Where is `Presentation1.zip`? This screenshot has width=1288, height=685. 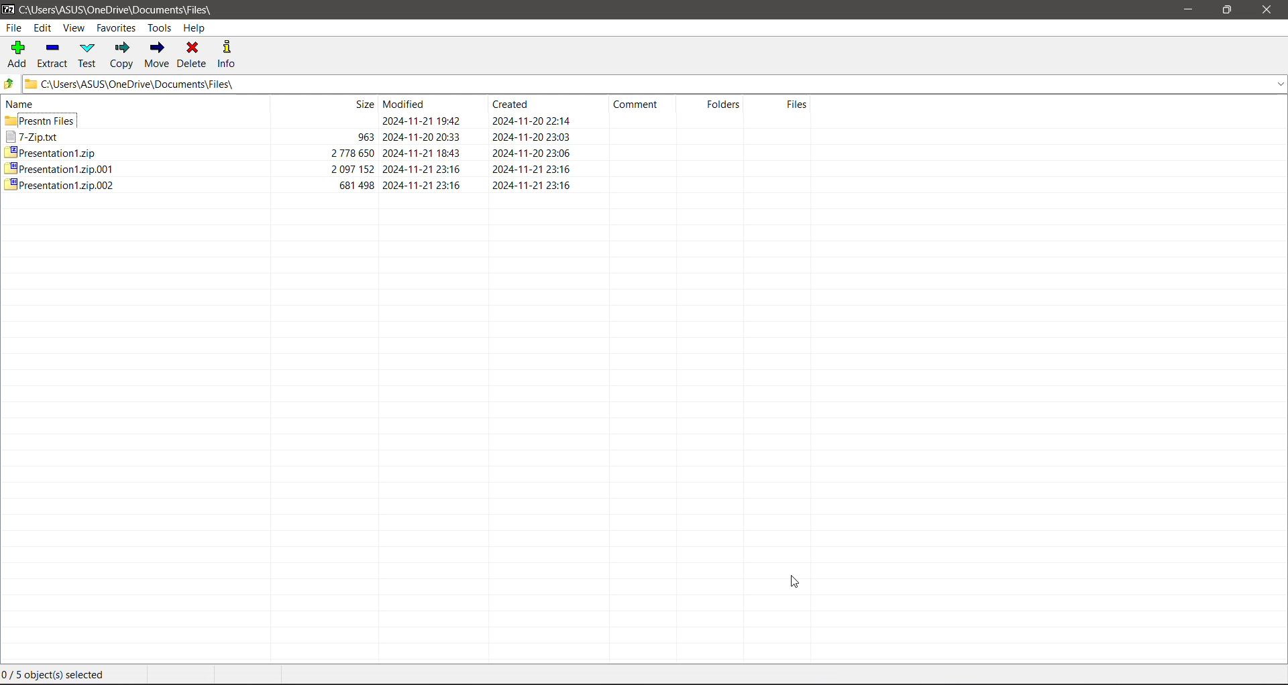 Presentation1.zip is located at coordinates (52, 151).